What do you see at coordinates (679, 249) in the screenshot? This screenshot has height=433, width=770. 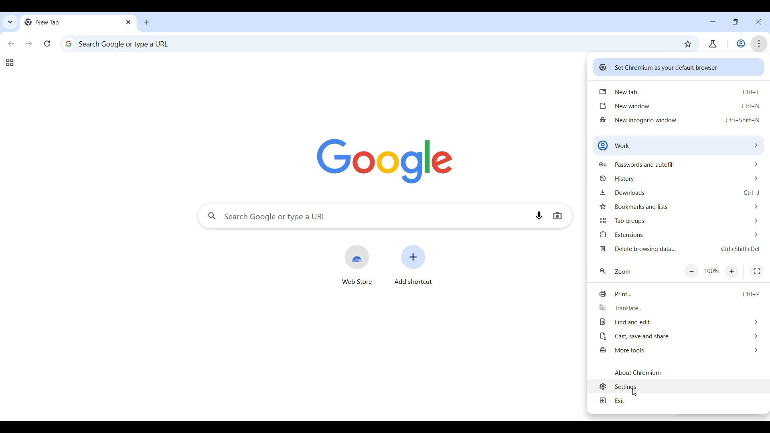 I see `Delete browsing data` at bounding box center [679, 249].